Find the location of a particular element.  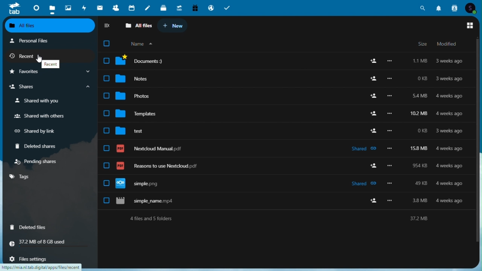

notes is located at coordinates (147, 8).